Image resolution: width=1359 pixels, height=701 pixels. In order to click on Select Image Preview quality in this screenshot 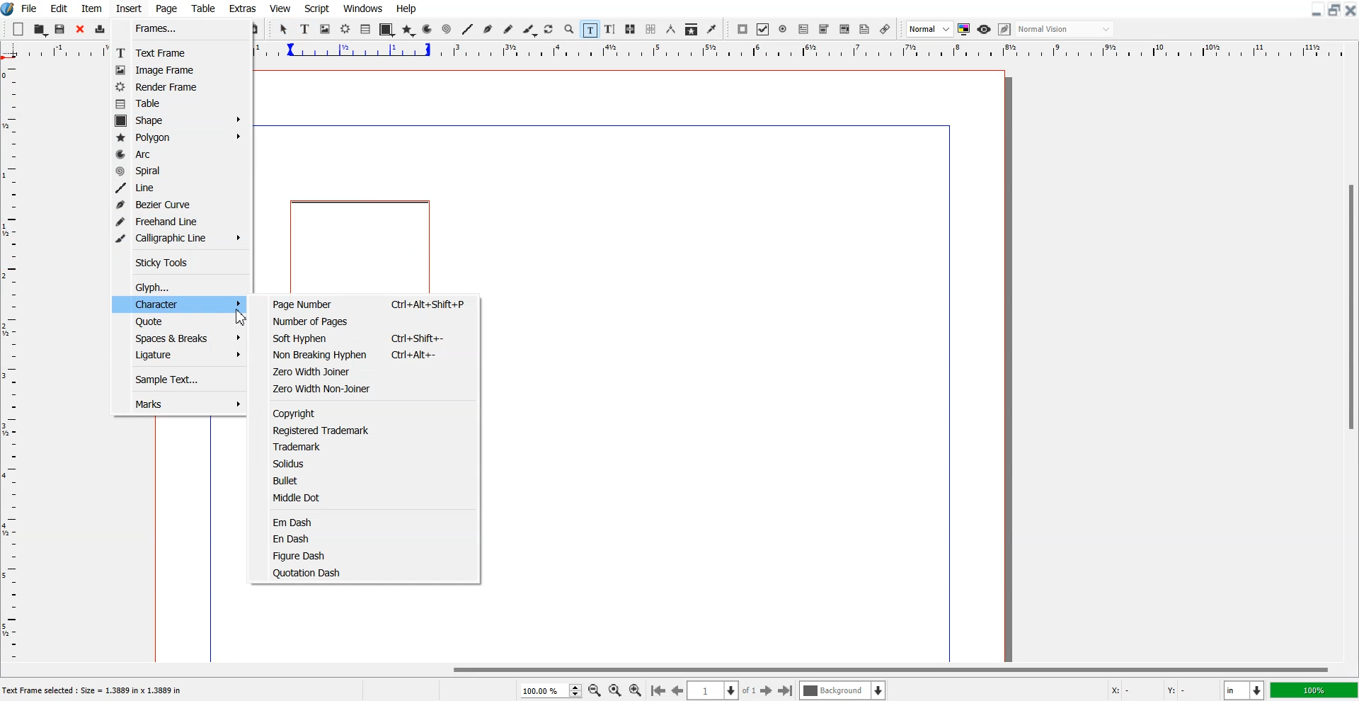, I will do `click(930, 29)`.